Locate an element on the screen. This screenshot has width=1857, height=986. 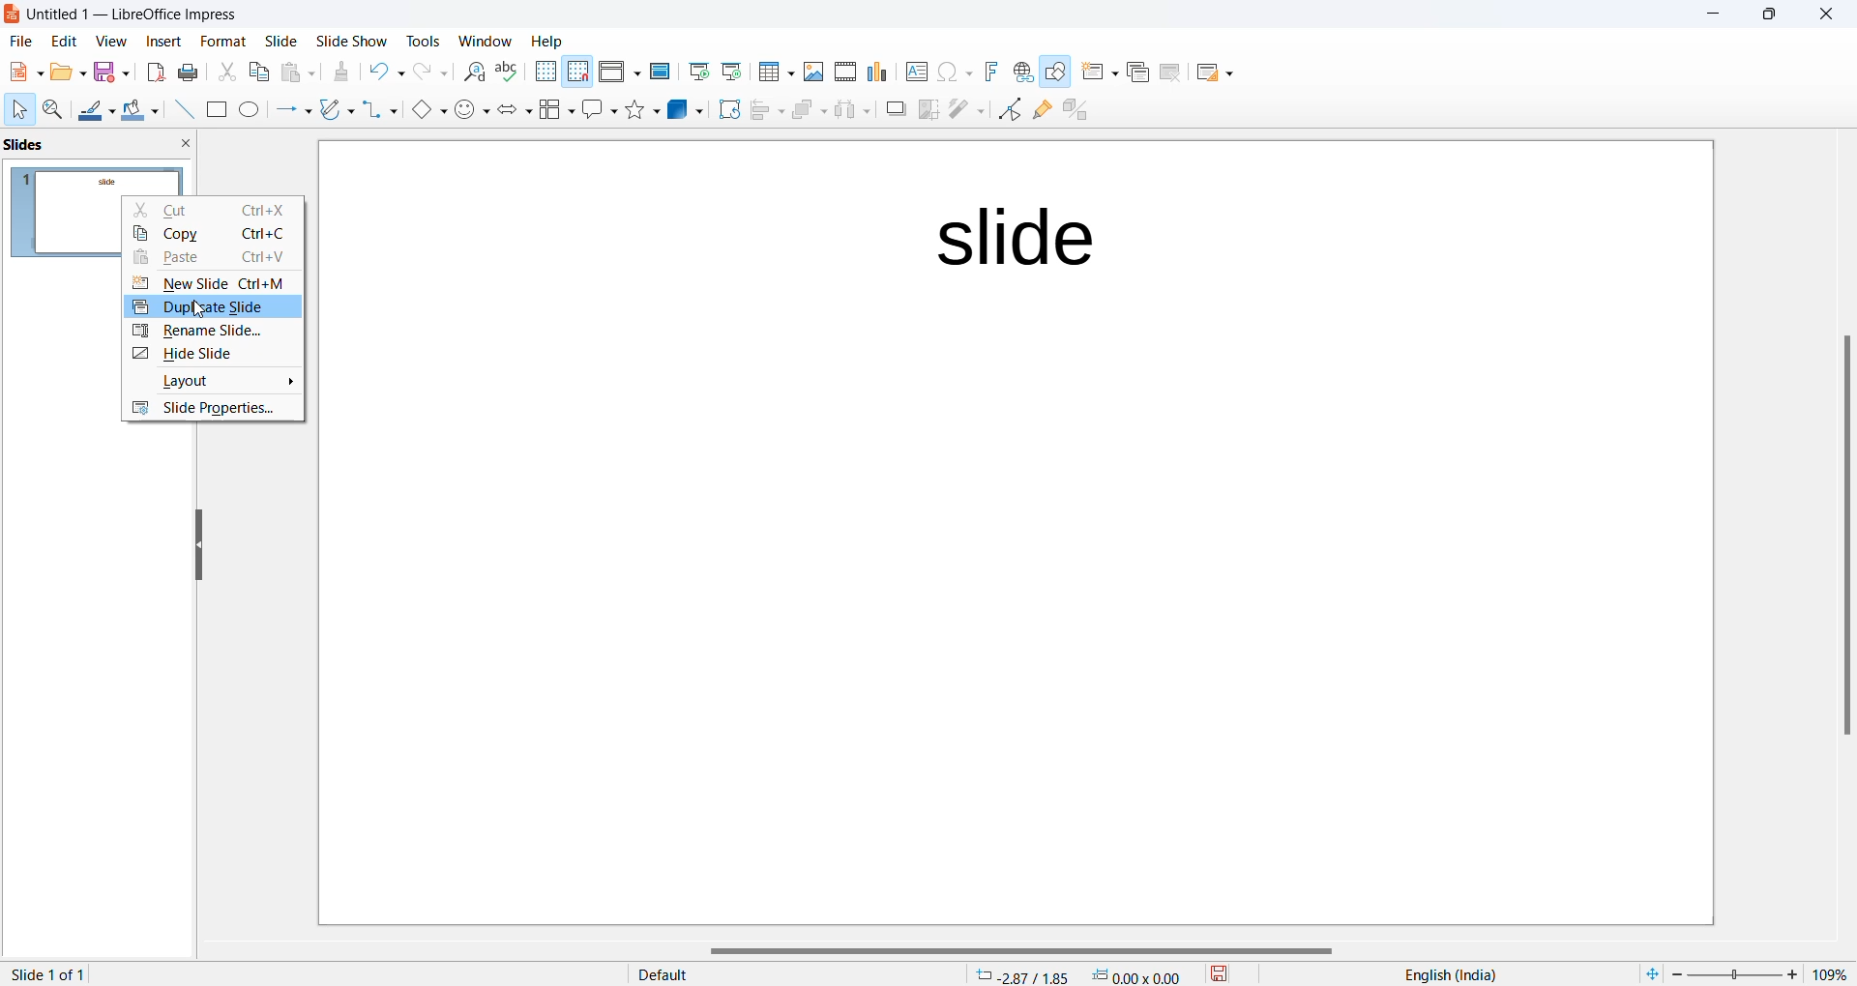
Undo is located at coordinates (387, 69).